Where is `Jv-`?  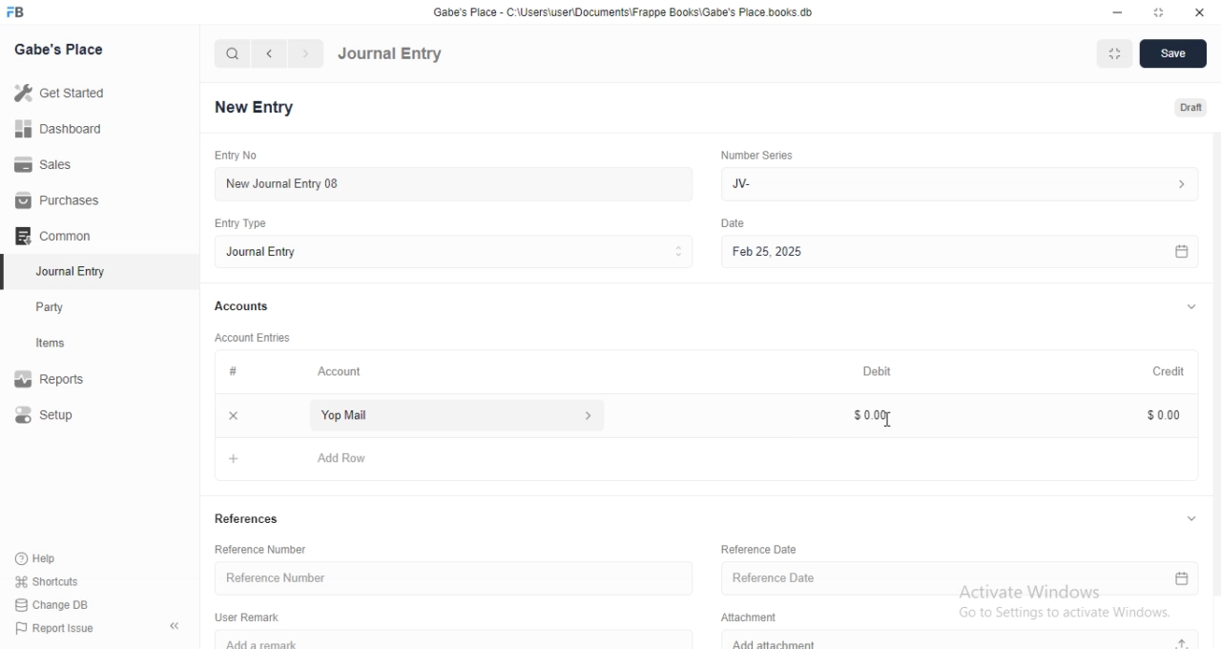 Jv- is located at coordinates (963, 182).